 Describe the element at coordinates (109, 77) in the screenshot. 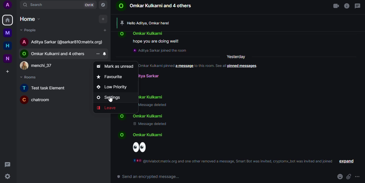

I see `favorite` at that location.